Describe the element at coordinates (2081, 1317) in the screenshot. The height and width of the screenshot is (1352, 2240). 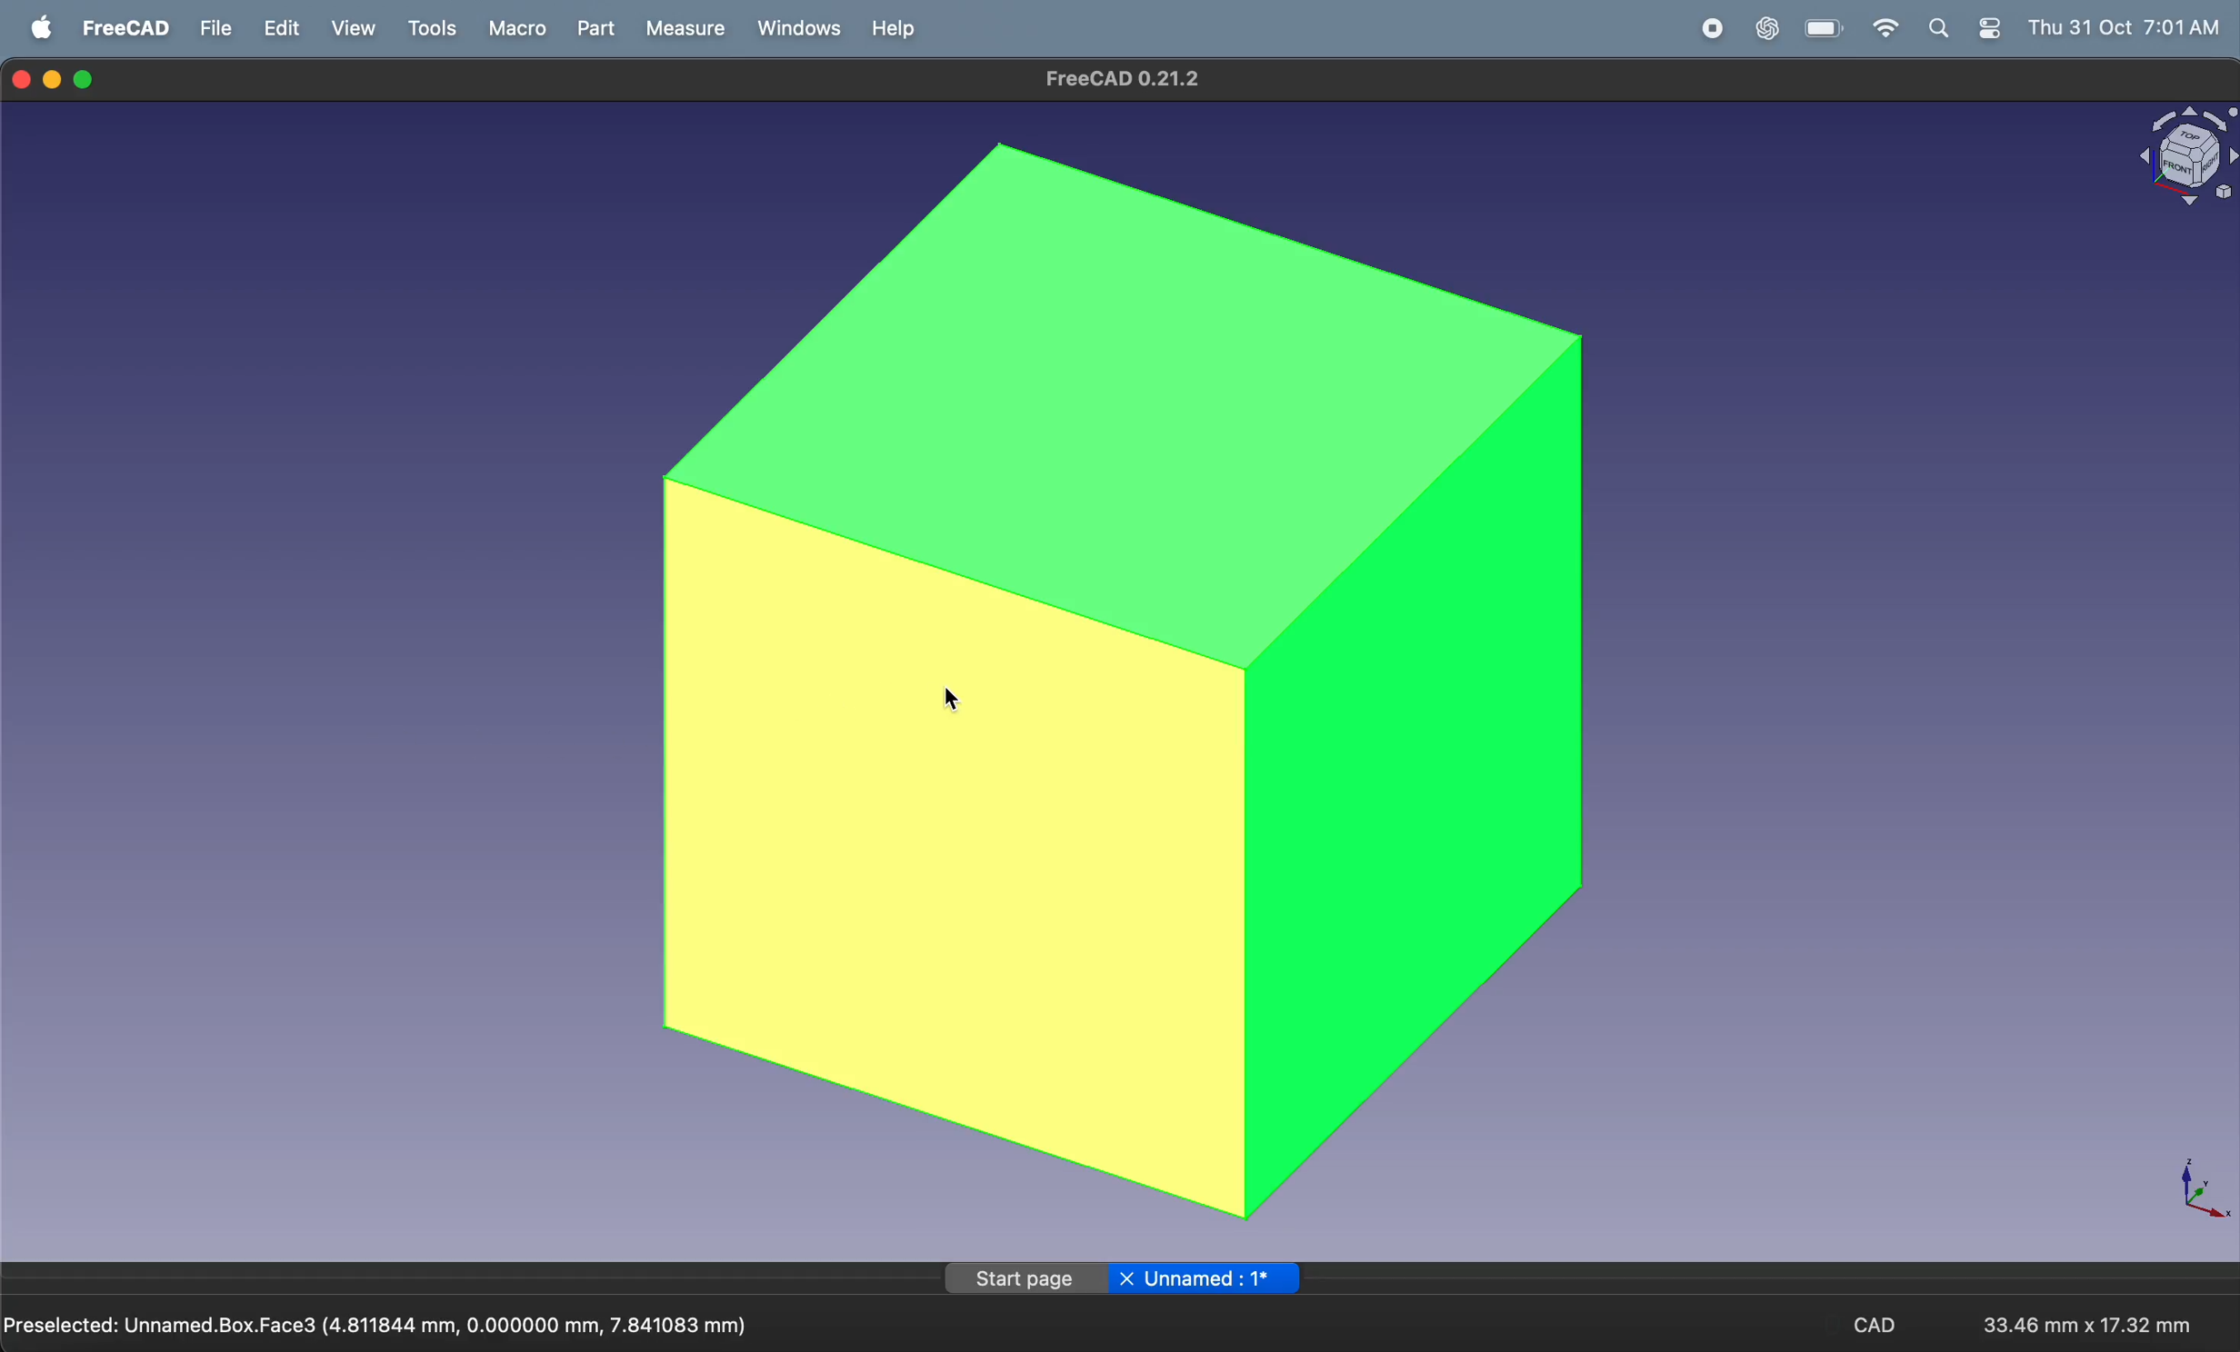
I see `aspect ratio` at that location.